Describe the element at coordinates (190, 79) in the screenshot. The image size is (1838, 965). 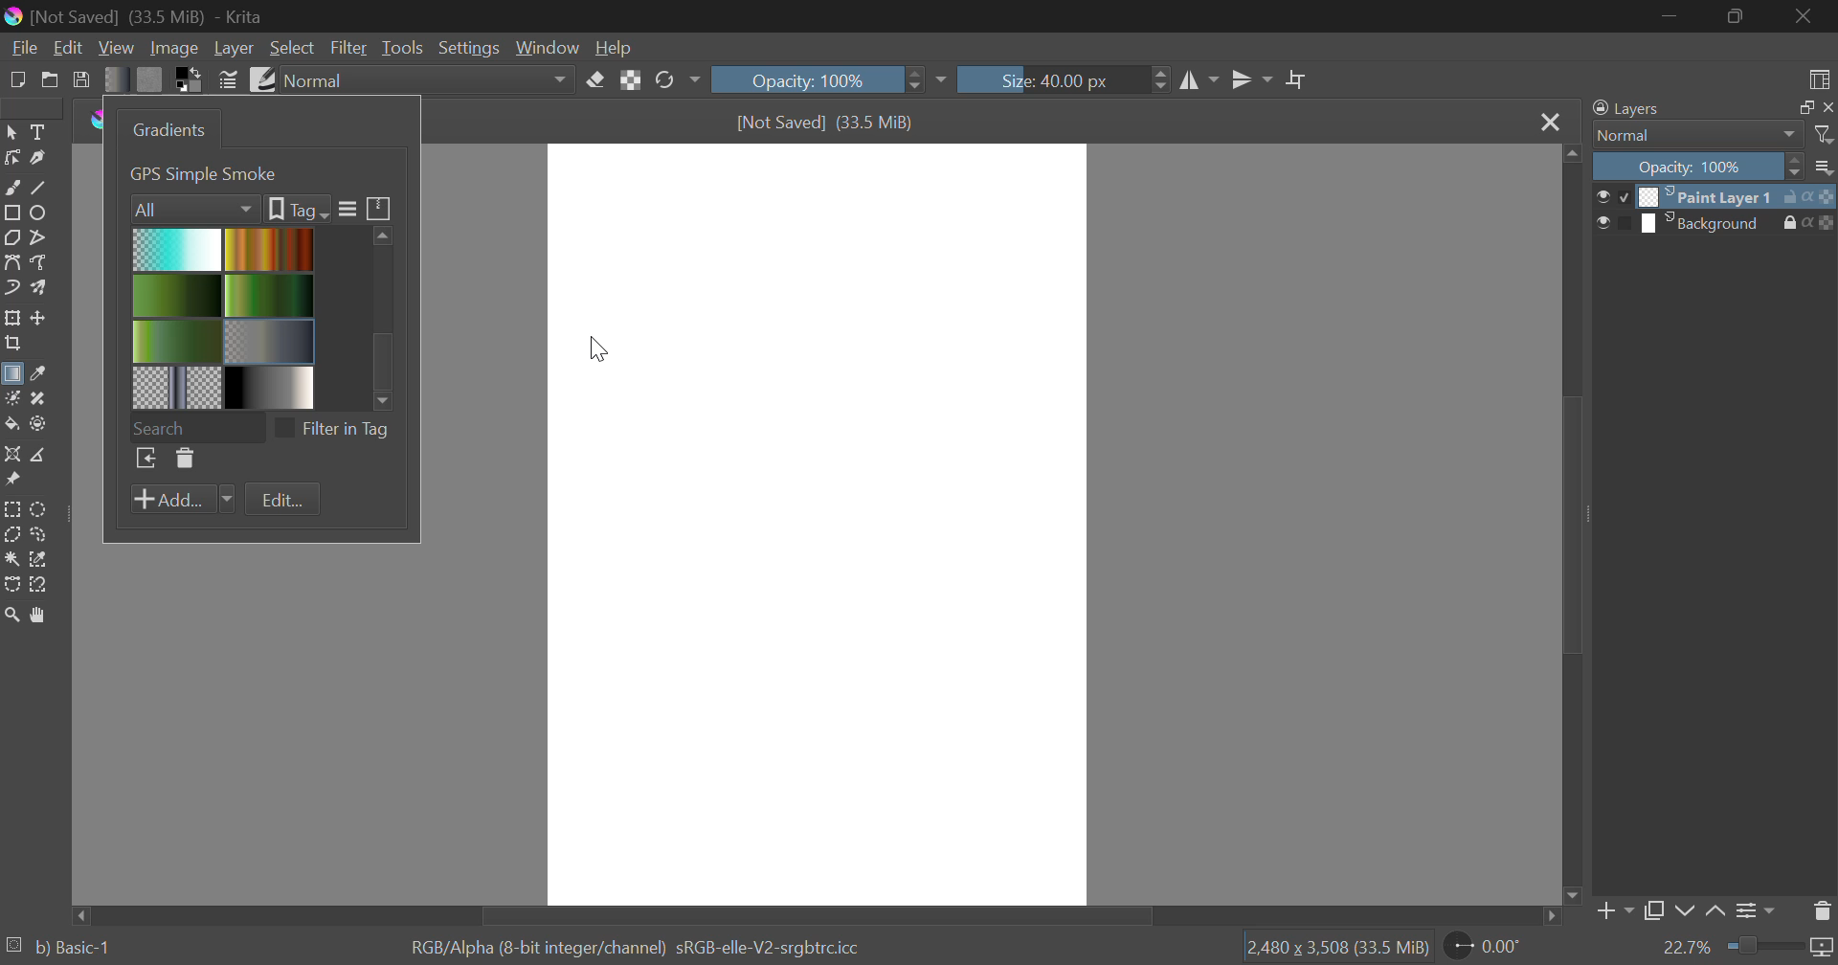
I see `Colors in use` at that location.